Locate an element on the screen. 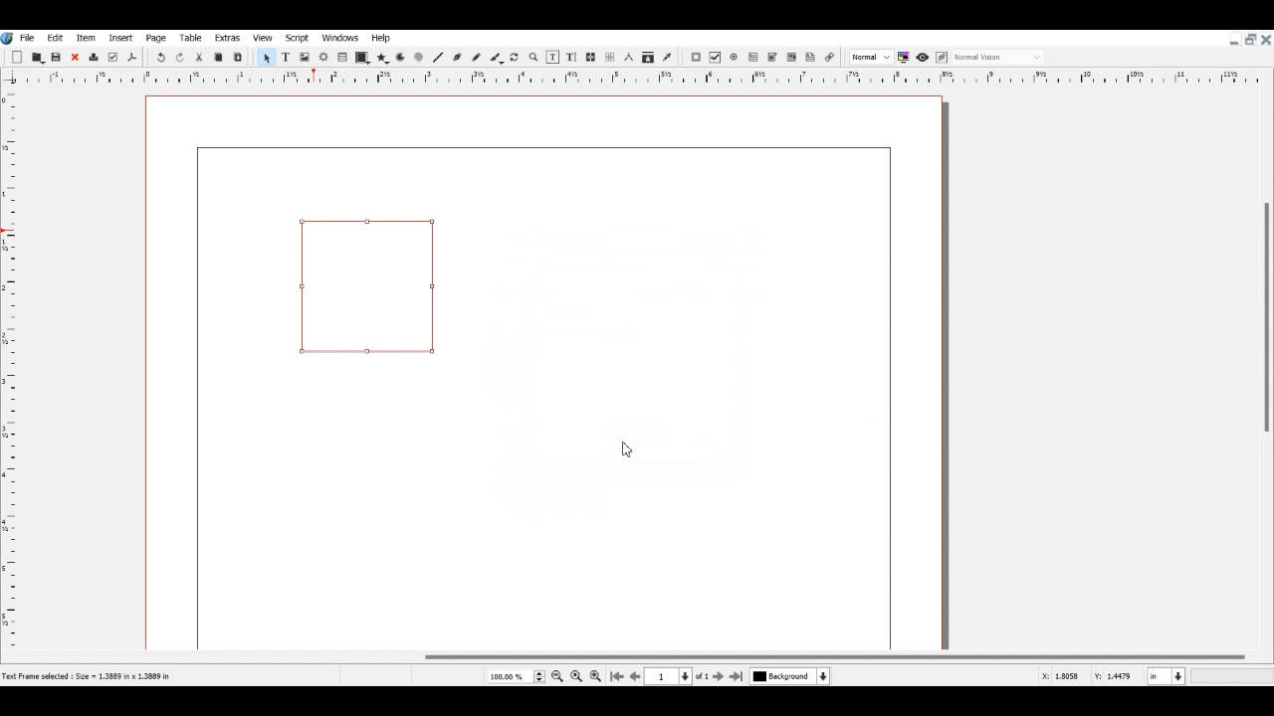  View is located at coordinates (262, 38).